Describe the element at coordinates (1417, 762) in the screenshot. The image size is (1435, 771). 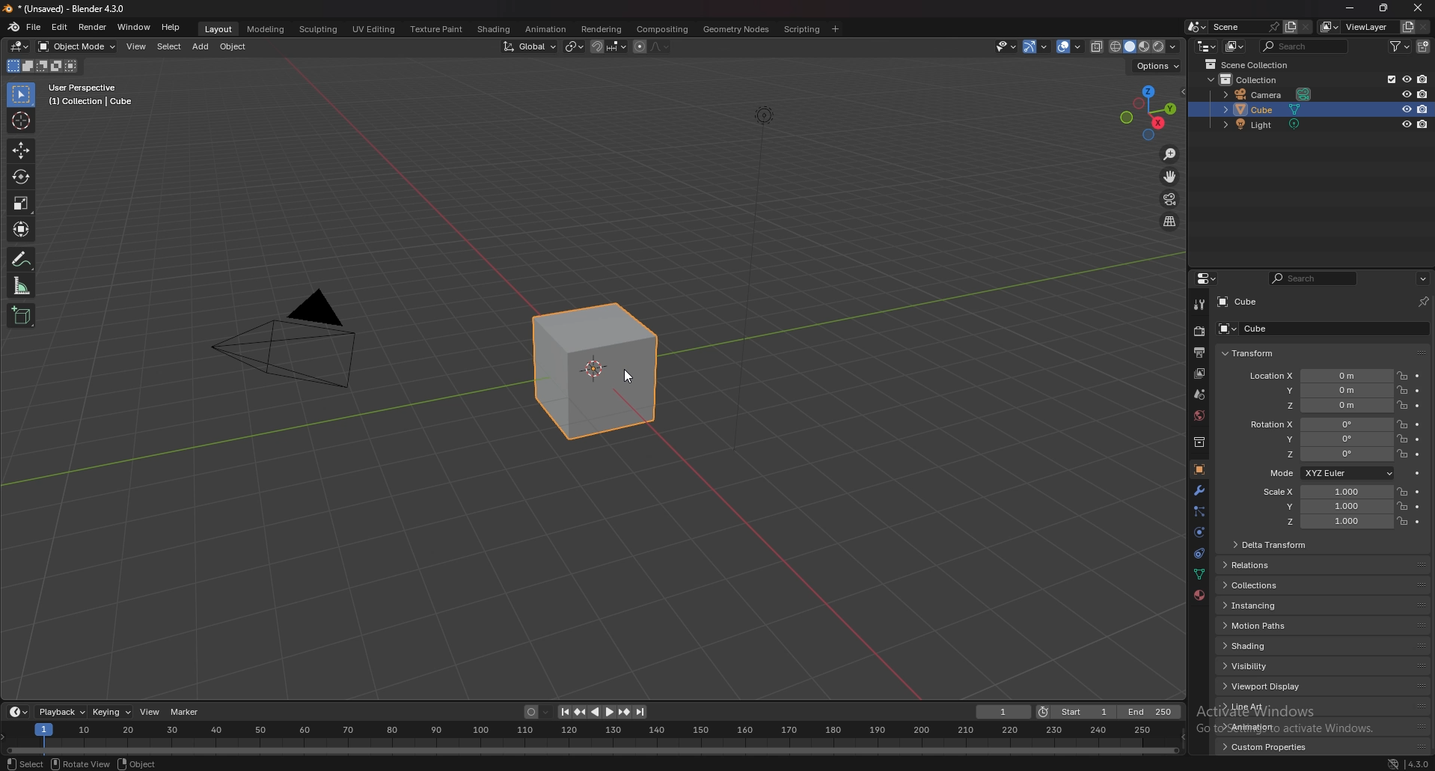
I see `version` at that location.